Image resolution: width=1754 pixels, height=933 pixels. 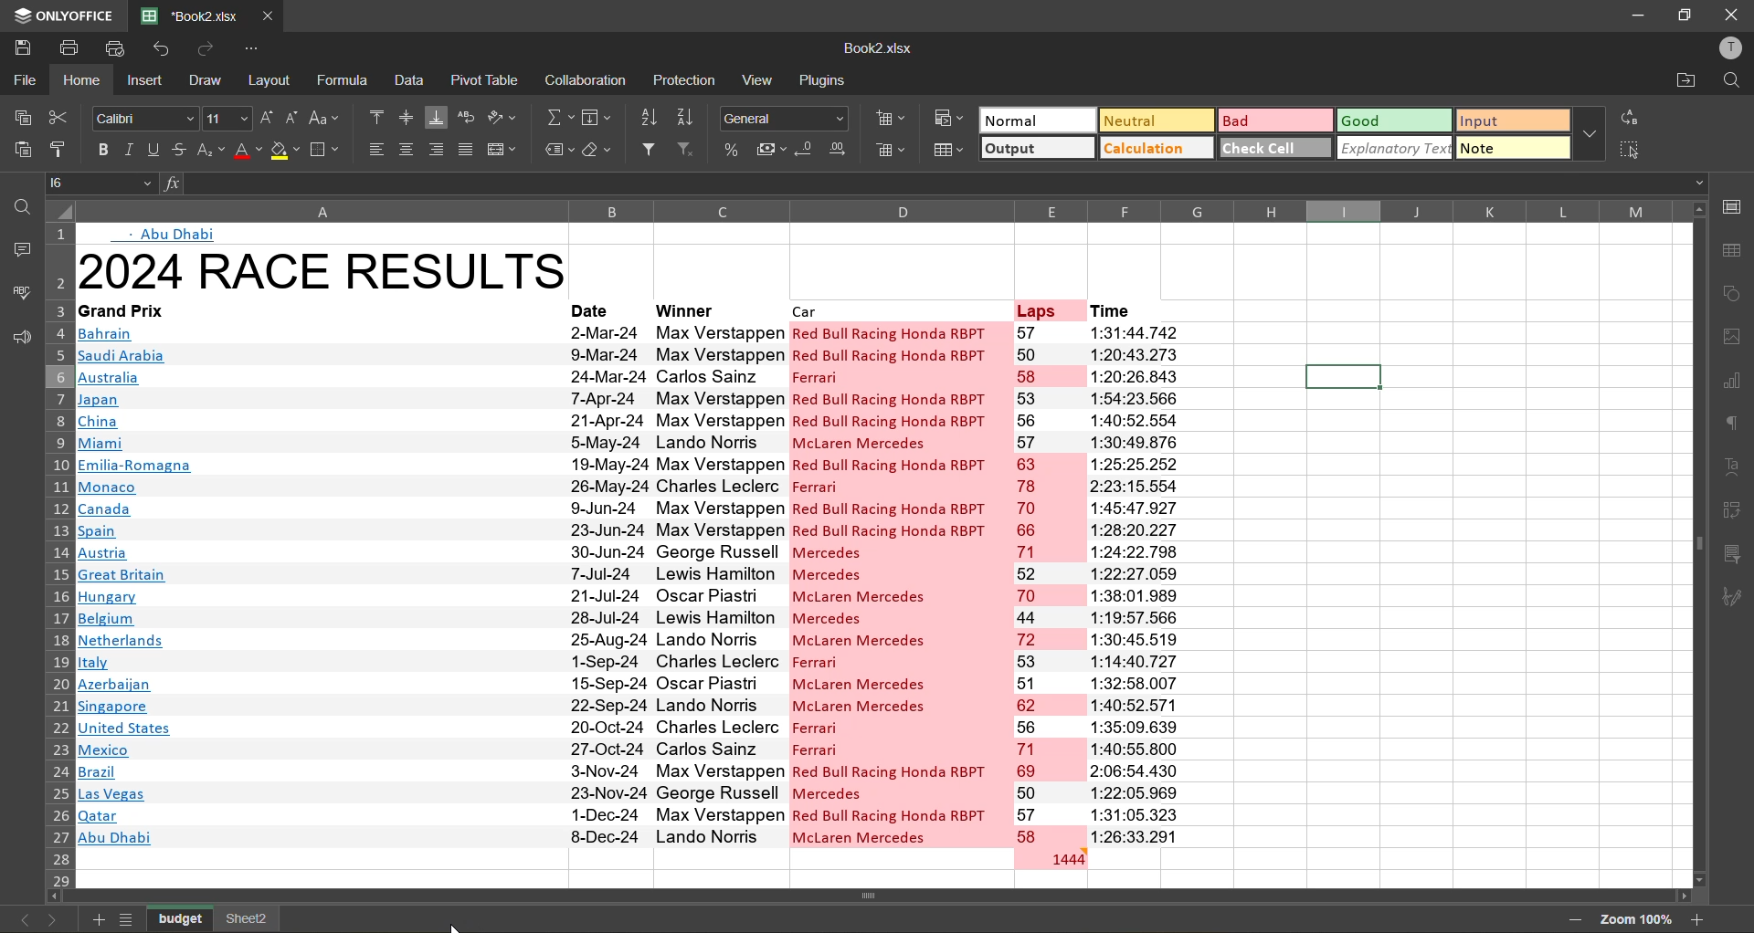 I want to click on undo, so click(x=166, y=49).